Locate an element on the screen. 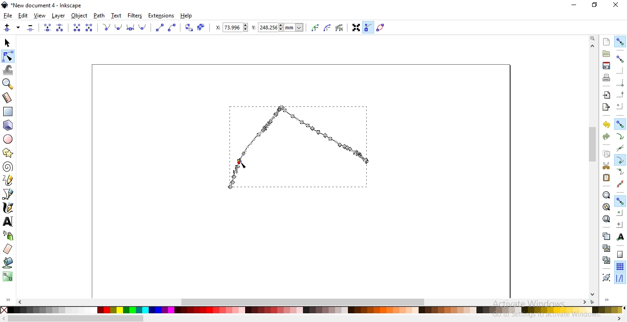 The height and width of the screenshot is (322, 627). make selected nodes corner is located at coordinates (106, 27).